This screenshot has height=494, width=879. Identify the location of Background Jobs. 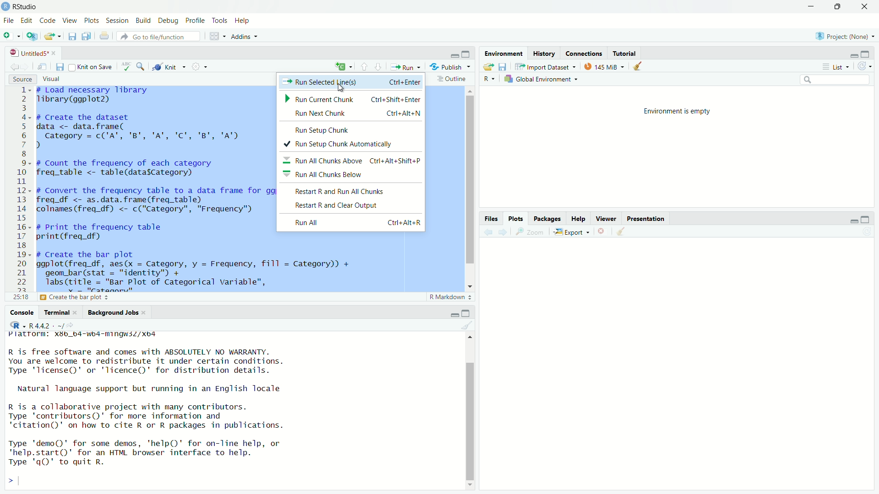
(114, 312).